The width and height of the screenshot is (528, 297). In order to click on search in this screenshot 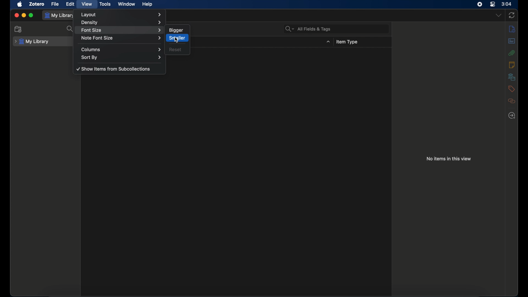, I will do `click(71, 29)`.